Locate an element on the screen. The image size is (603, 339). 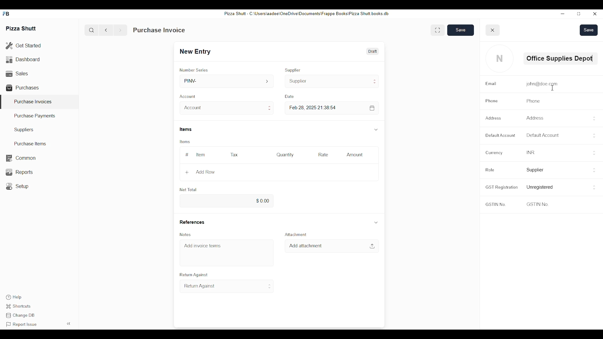
Default Account is located at coordinates (500, 135).